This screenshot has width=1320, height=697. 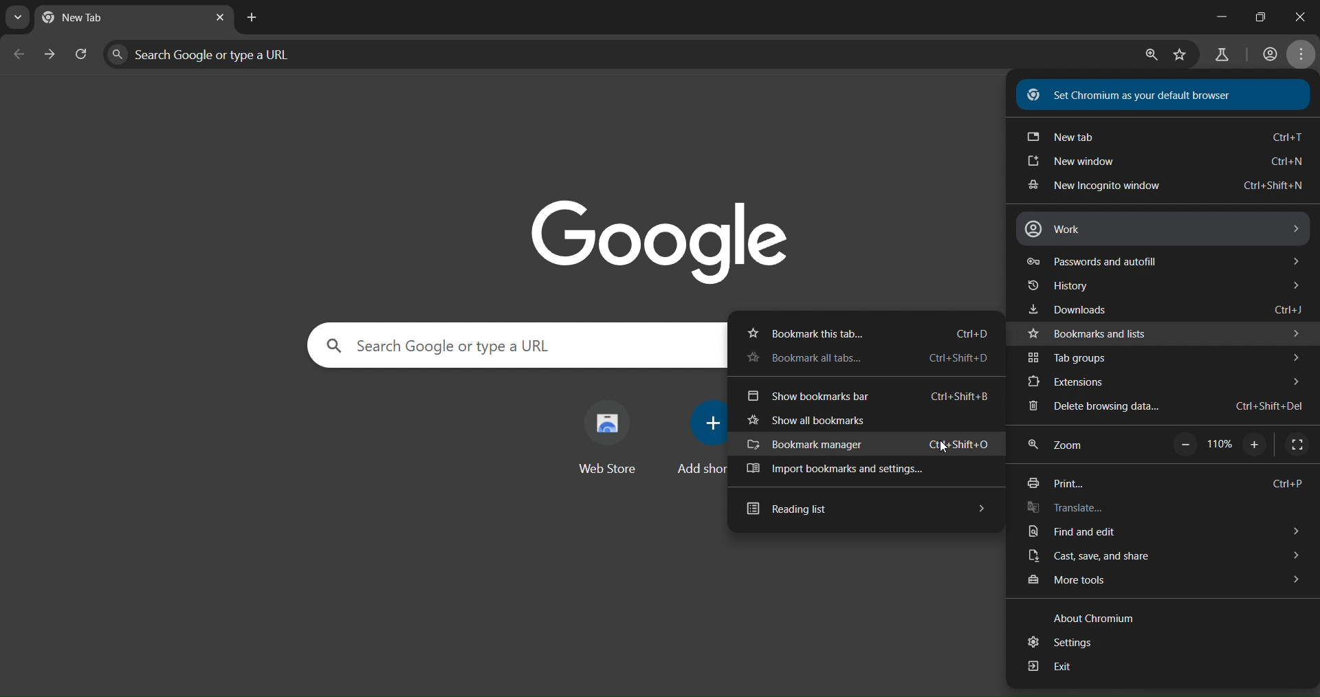 I want to click on zoom out, so click(x=1182, y=445).